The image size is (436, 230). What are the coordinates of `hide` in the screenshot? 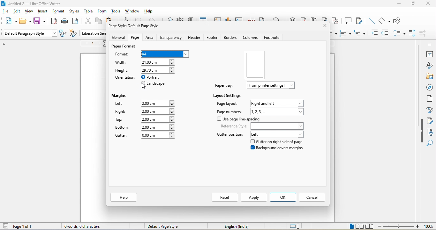 It's located at (422, 131).